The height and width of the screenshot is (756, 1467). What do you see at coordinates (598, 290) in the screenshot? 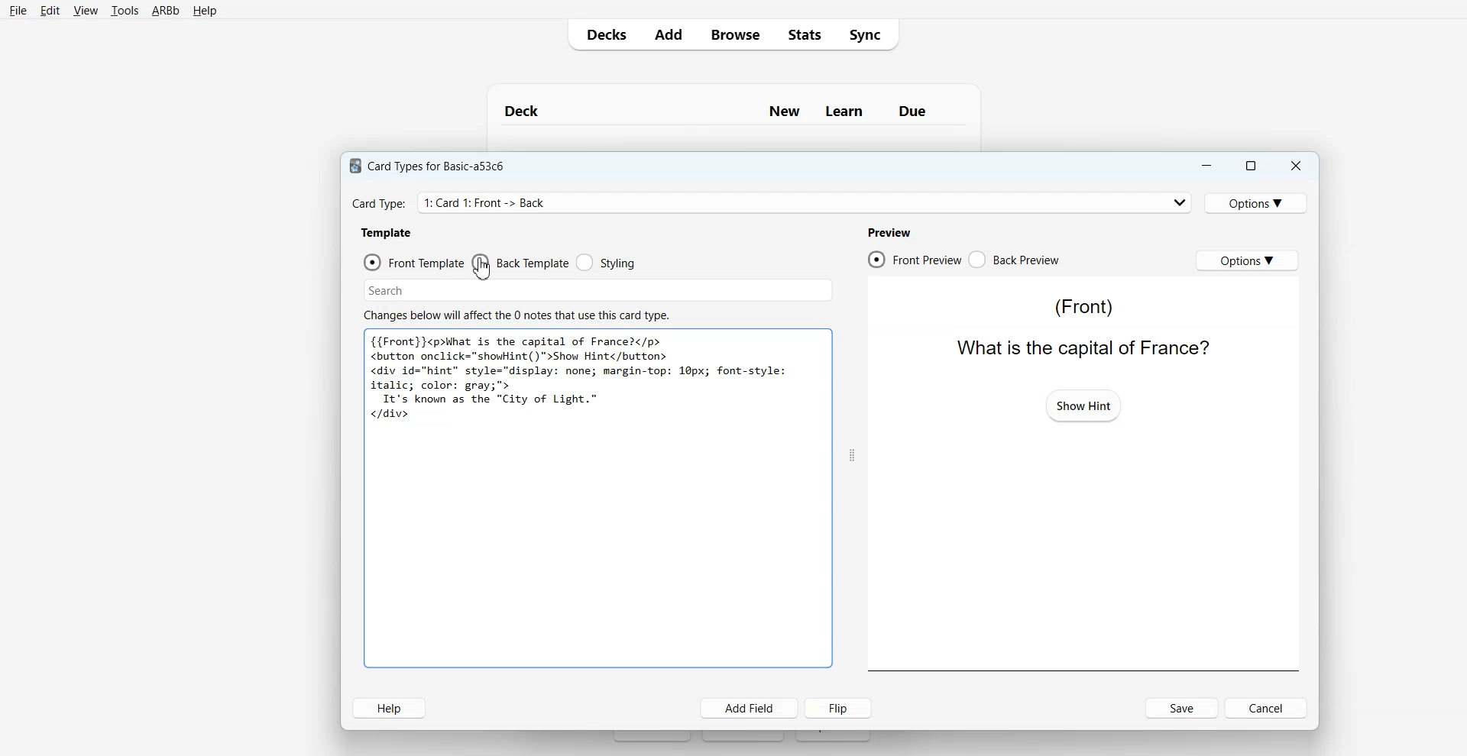
I see `Search Bar` at bounding box center [598, 290].